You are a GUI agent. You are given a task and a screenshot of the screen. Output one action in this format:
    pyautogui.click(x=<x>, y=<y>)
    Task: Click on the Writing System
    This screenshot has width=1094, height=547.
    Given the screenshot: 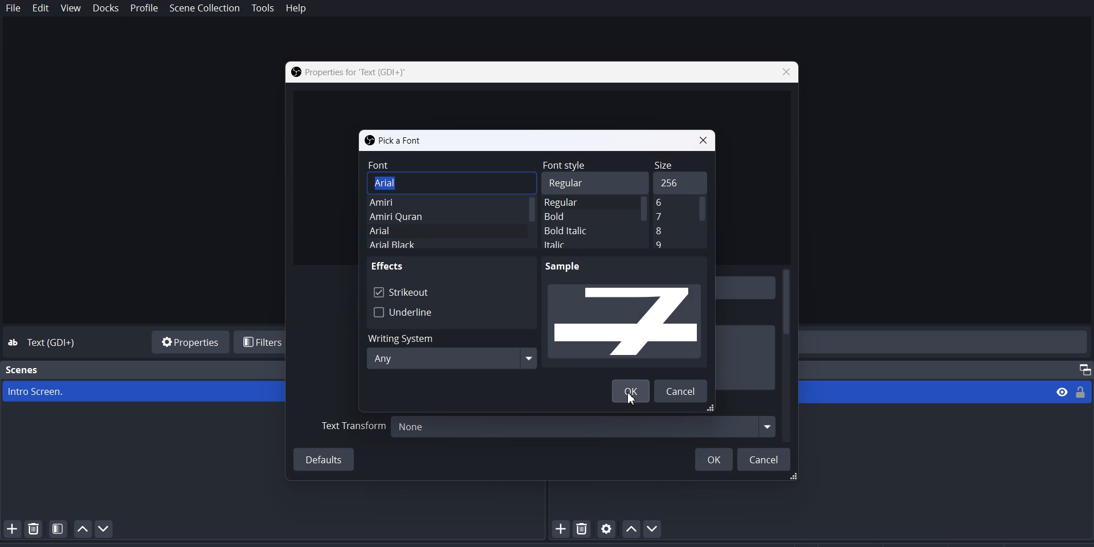 What is the action you would take?
    pyautogui.click(x=450, y=336)
    